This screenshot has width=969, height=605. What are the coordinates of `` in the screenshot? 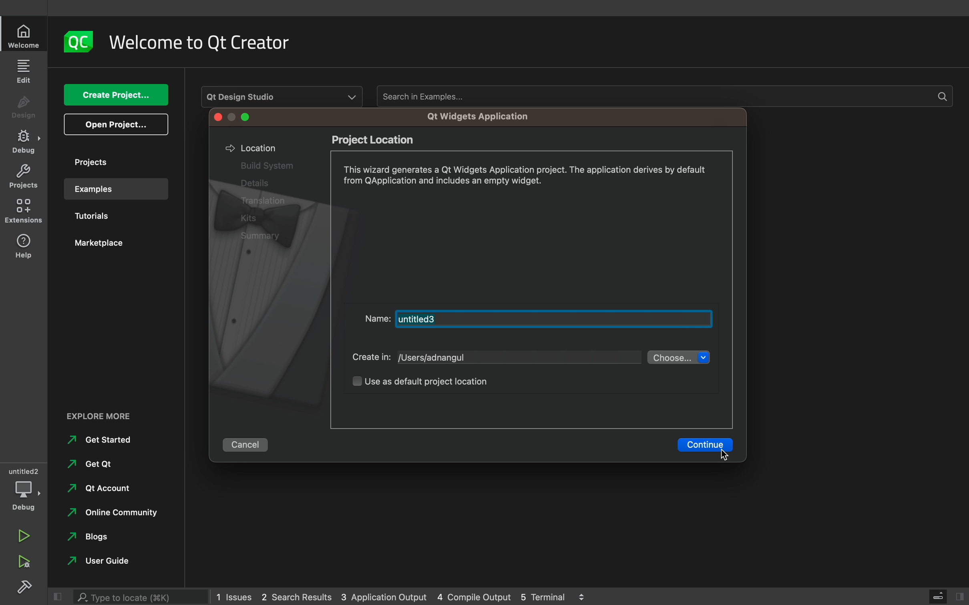 It's located at (249, 149).